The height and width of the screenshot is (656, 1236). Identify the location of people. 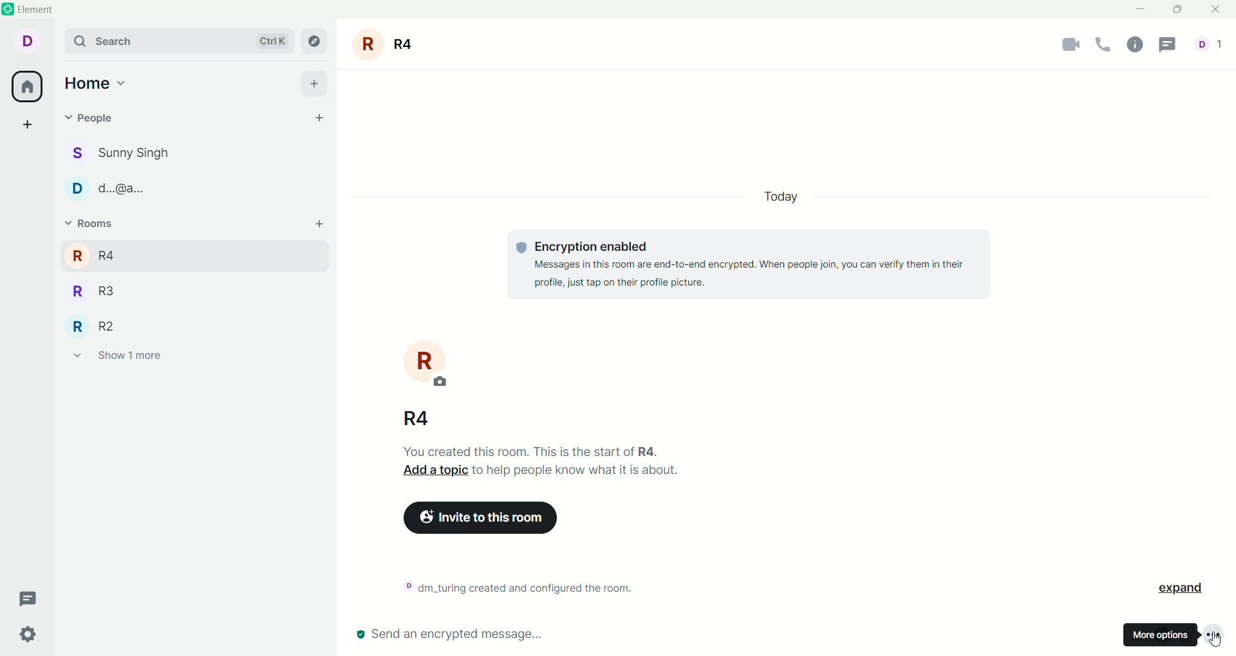
(133, 154).